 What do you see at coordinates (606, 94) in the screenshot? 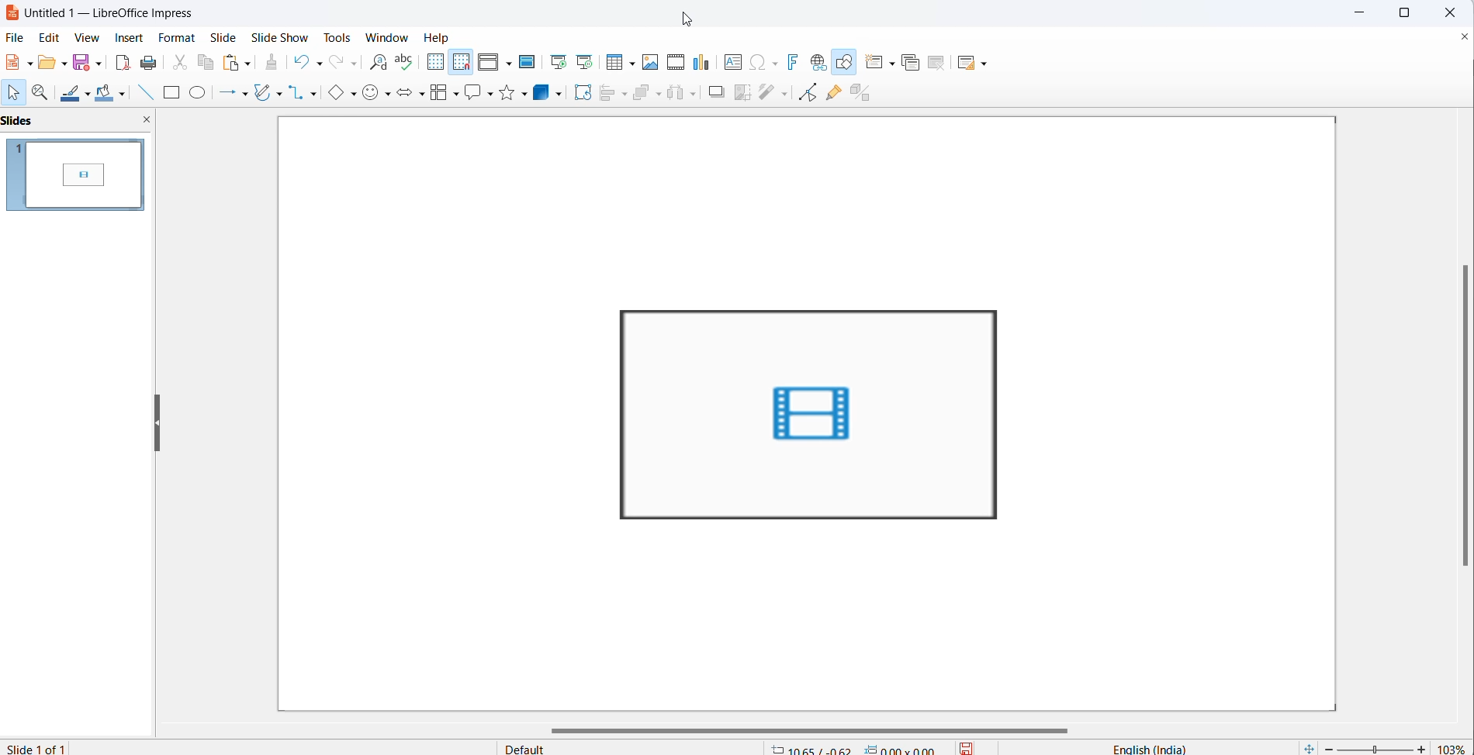
I see `align` at bounding box center [606, 94].